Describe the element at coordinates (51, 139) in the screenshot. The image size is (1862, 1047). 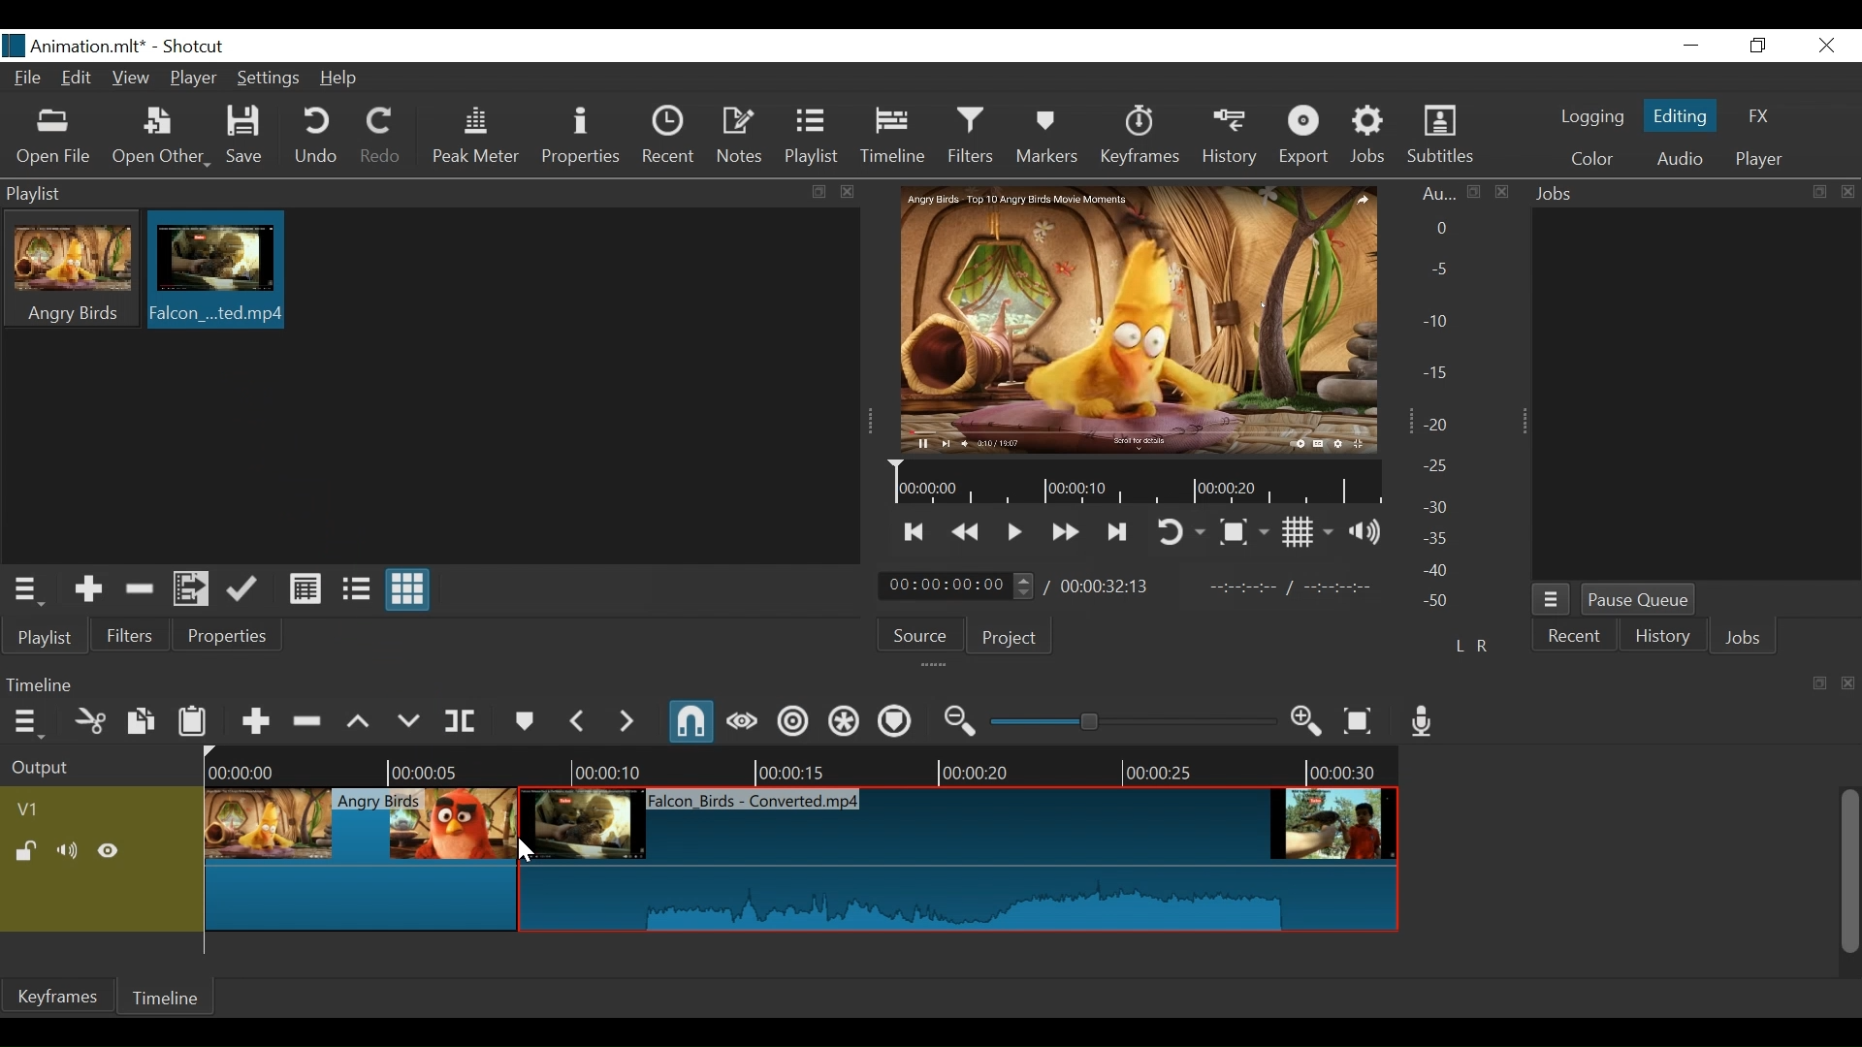
I see `Open File` at that location.